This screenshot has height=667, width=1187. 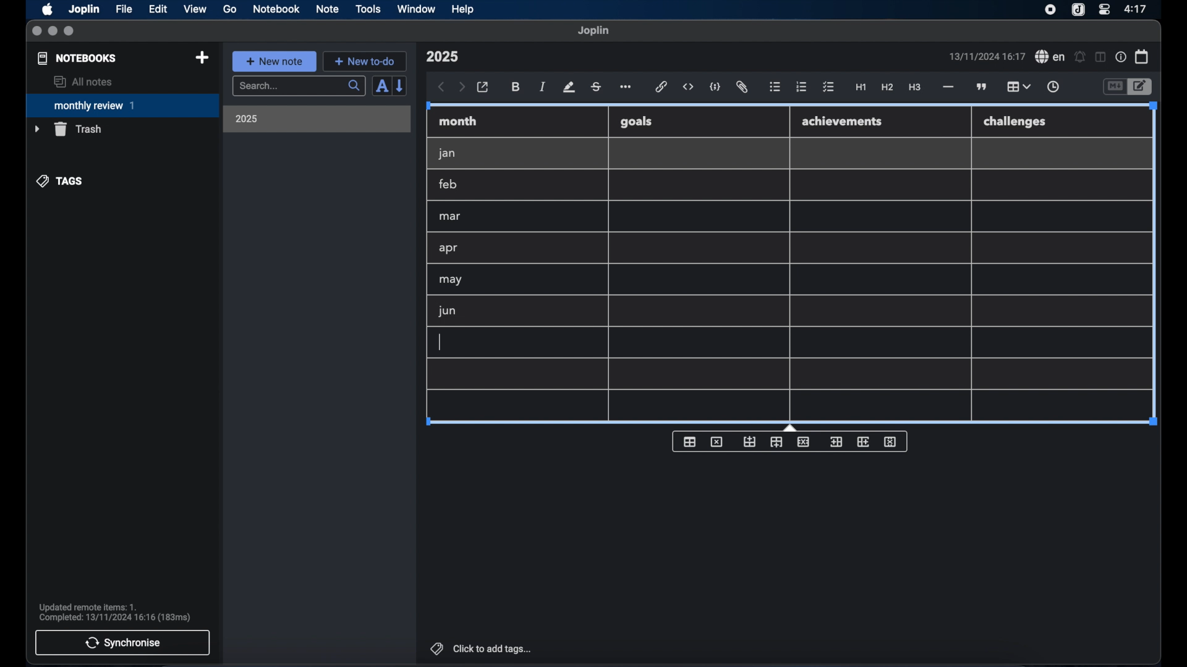 I want to click on Joplin, so click(x=85, y=10).